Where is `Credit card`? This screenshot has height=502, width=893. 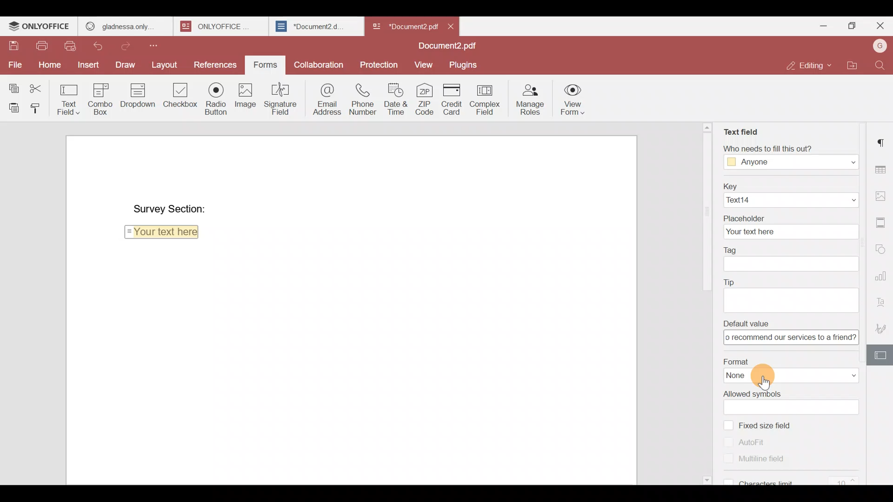 Credit card is located at coordinates (453, 99).